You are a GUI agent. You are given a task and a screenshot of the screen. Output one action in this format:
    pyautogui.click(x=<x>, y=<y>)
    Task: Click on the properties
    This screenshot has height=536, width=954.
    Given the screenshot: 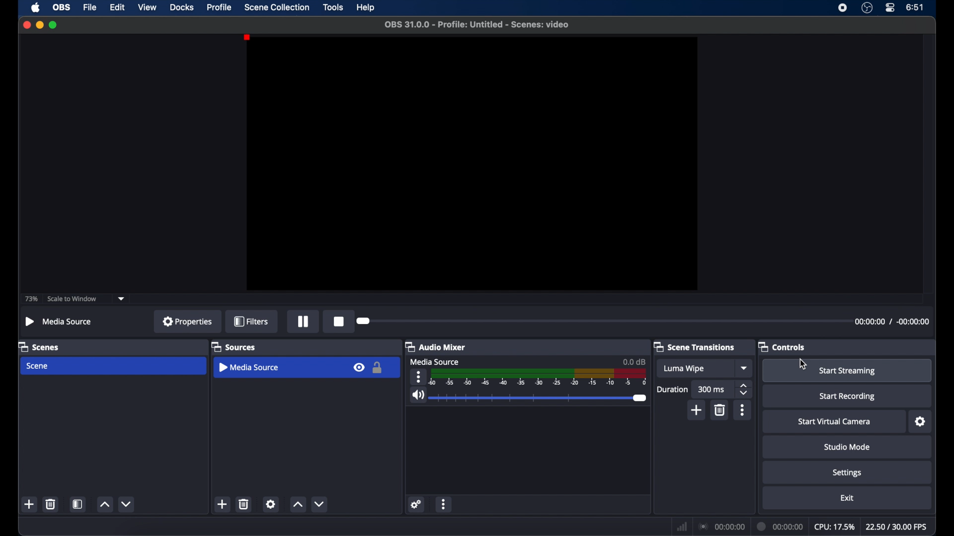 What is the action you would take?
    pyautogui.click(x=188, y=321)
    